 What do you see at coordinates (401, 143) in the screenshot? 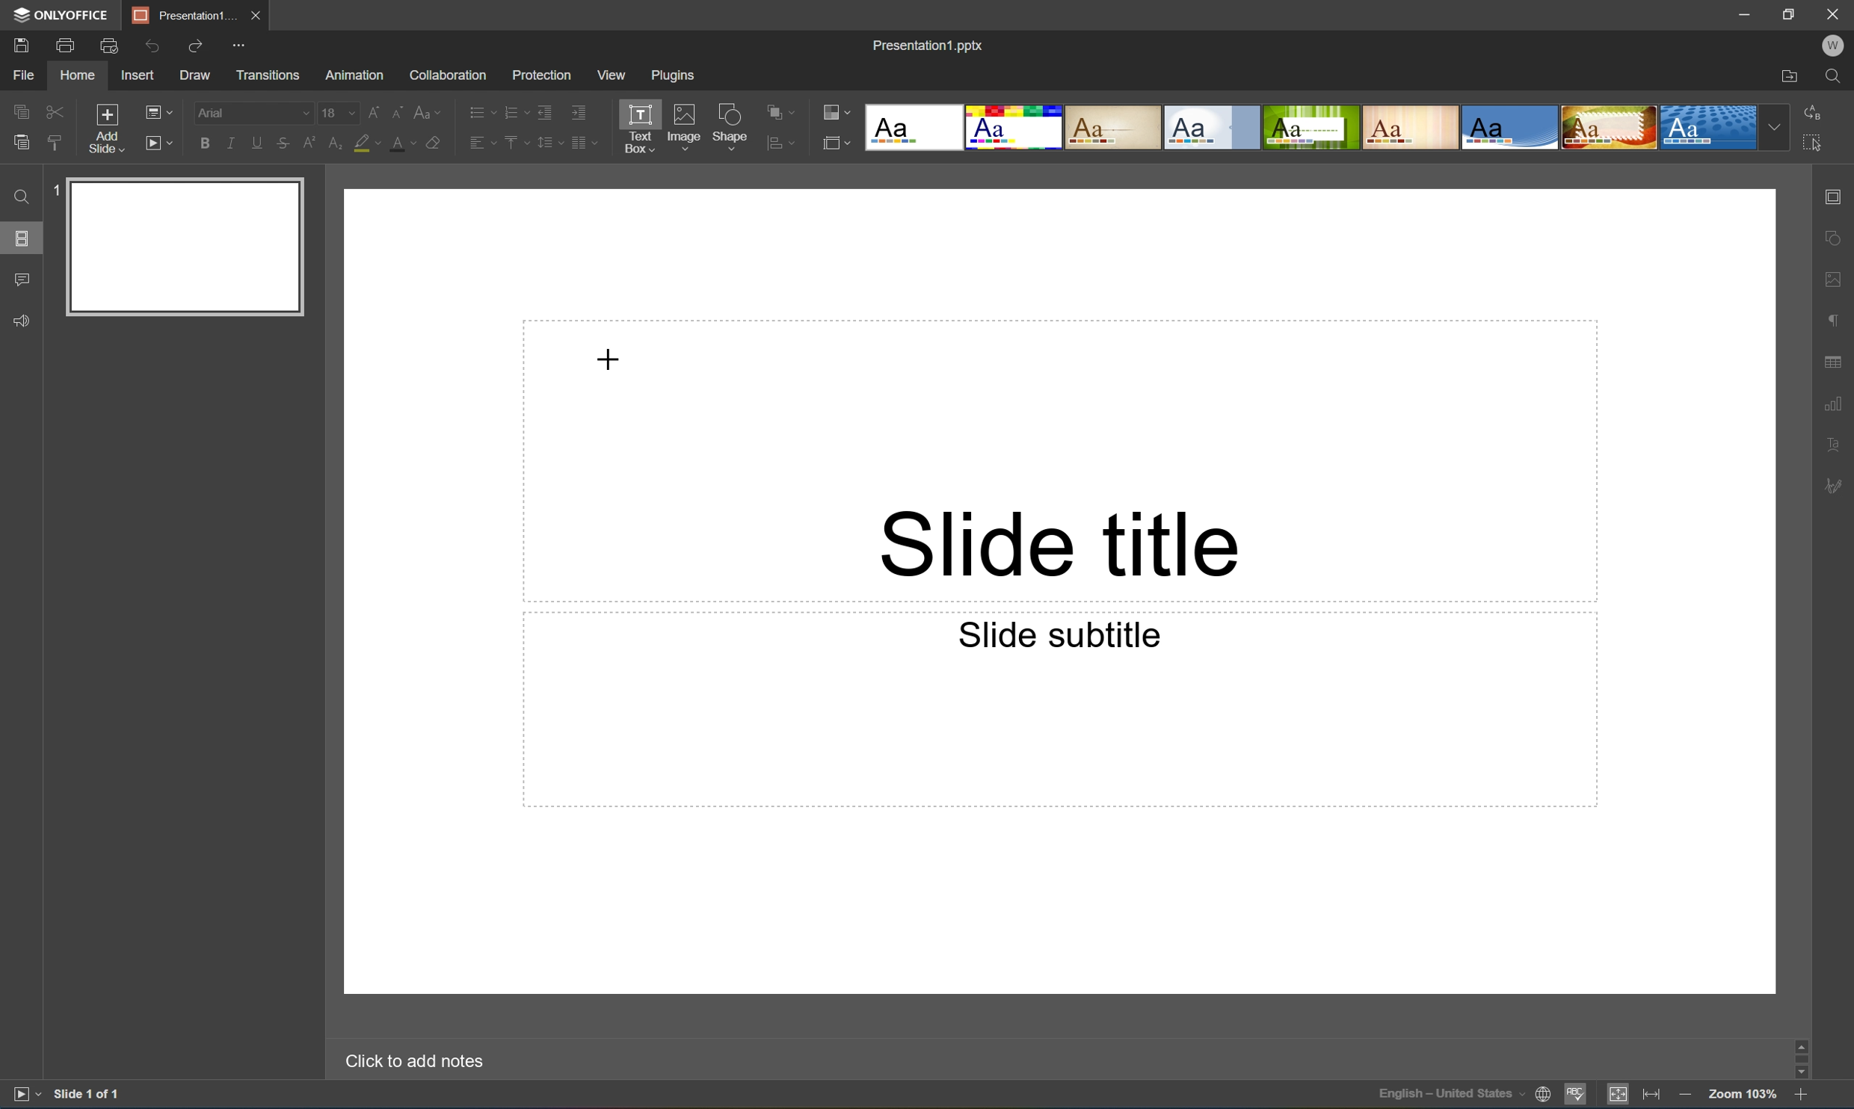
I see `Font color` at bounding box center [401, 143].